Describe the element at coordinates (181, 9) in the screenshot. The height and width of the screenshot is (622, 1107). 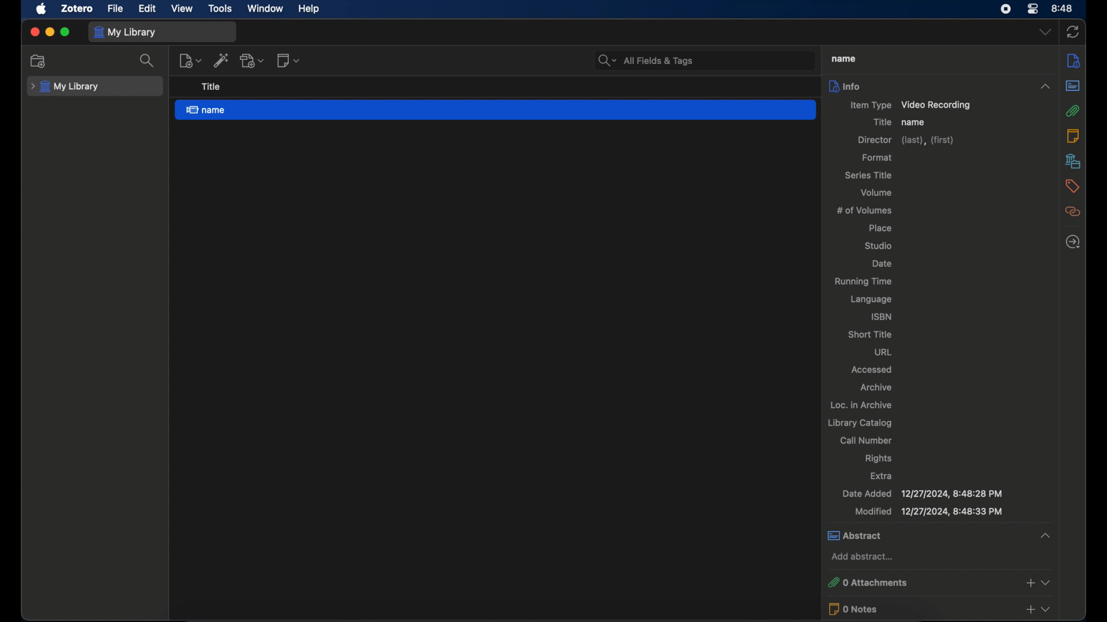
I see `view` at that location.